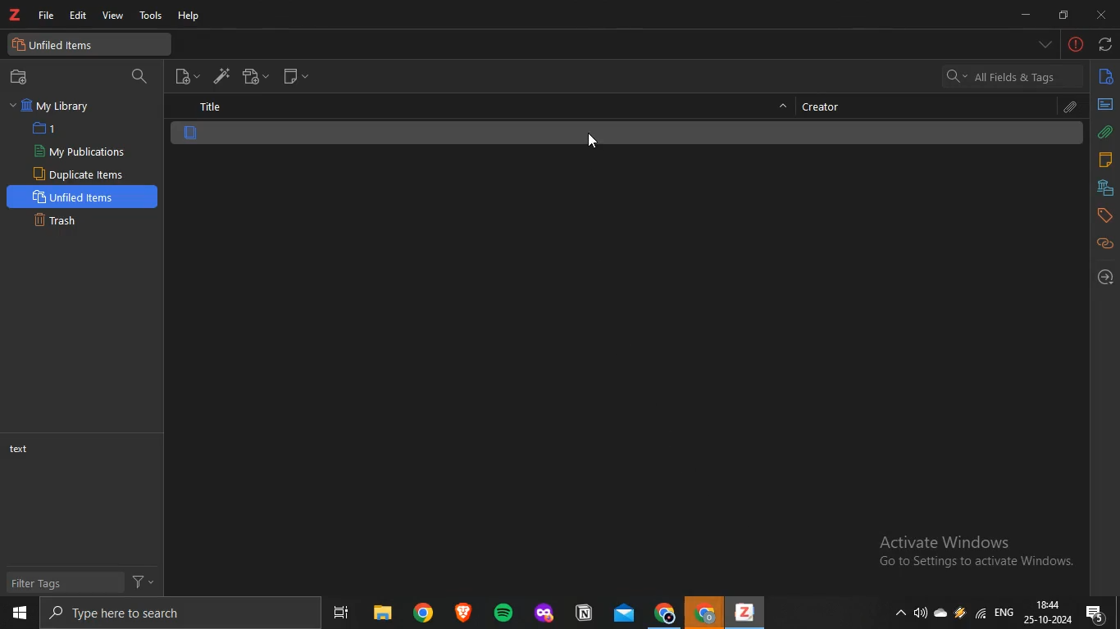 This screenshot has height=629, width=1120. Describe the element at coordinates (621, 613) in the screenshot. I see `mail` at that location.